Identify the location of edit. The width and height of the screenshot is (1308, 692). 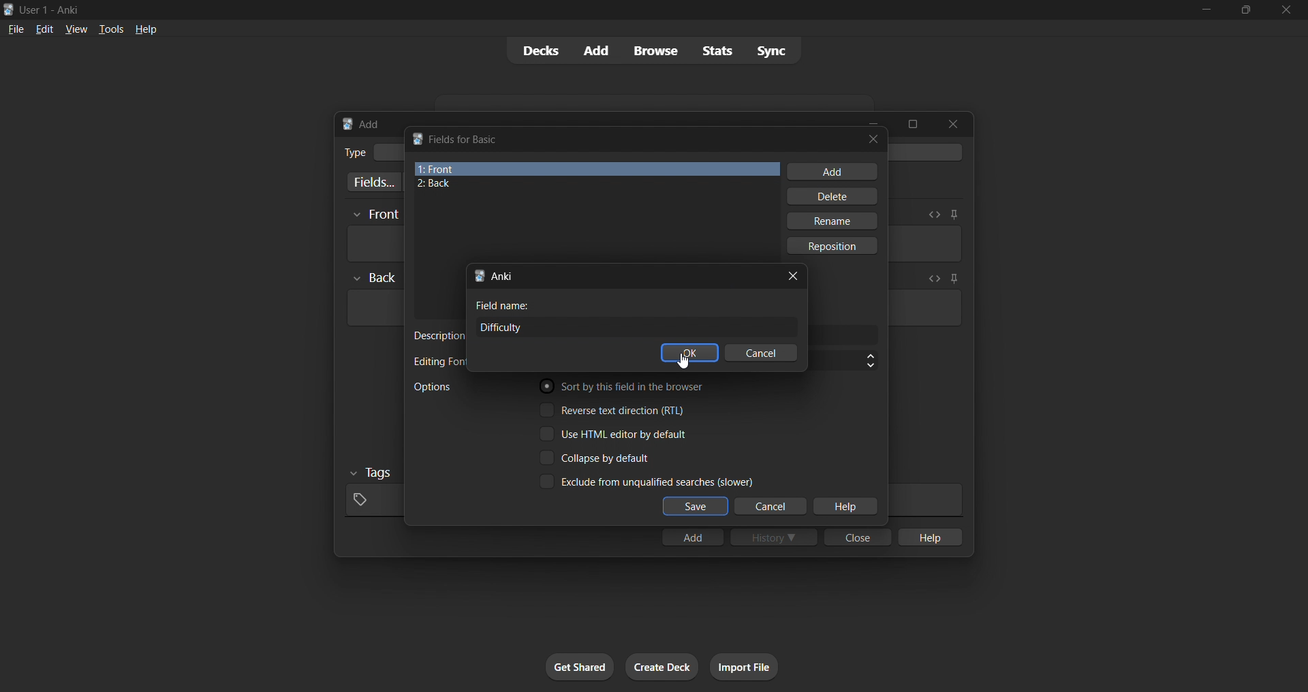
(45, 29).